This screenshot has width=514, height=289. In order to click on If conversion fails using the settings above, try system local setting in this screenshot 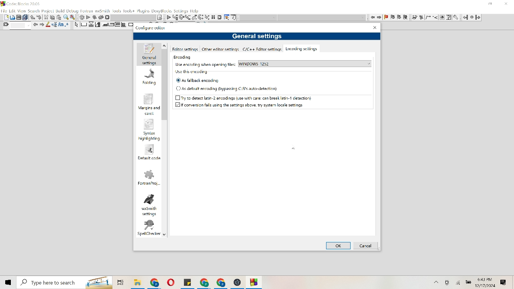, I will do `click(243, 105)`.